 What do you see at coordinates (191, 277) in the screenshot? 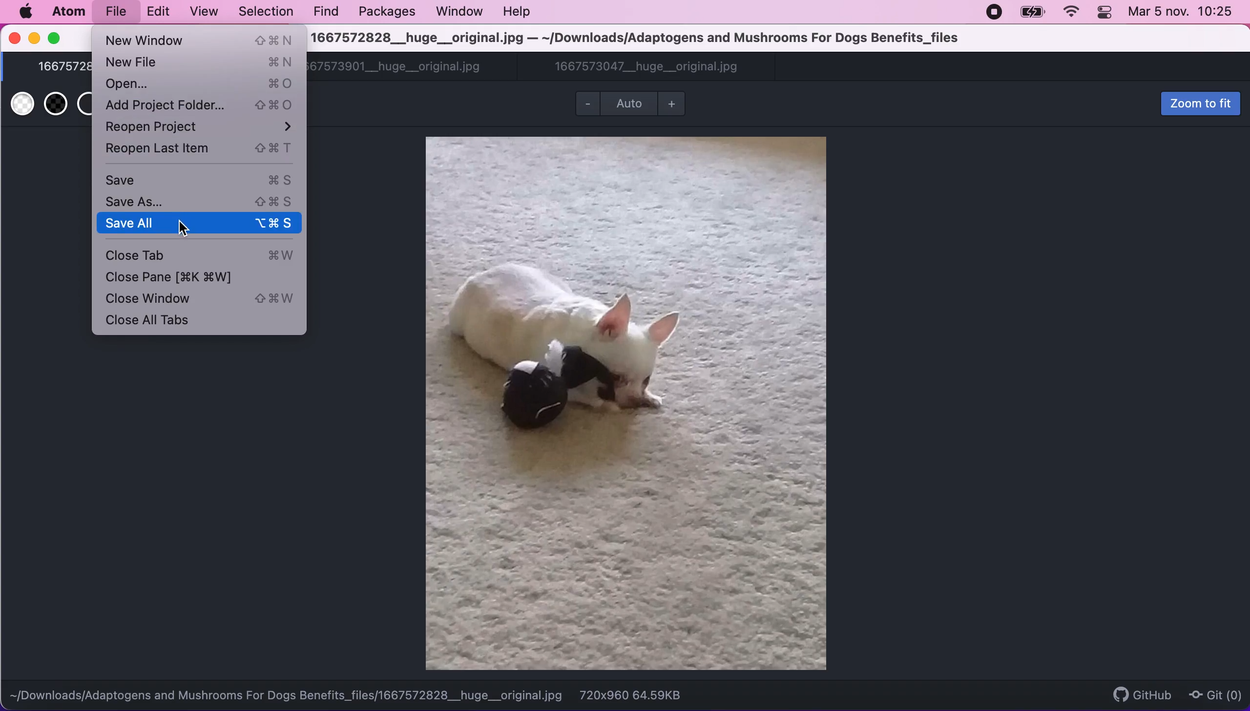
I see `close pane` at bounding box center [191, 277].